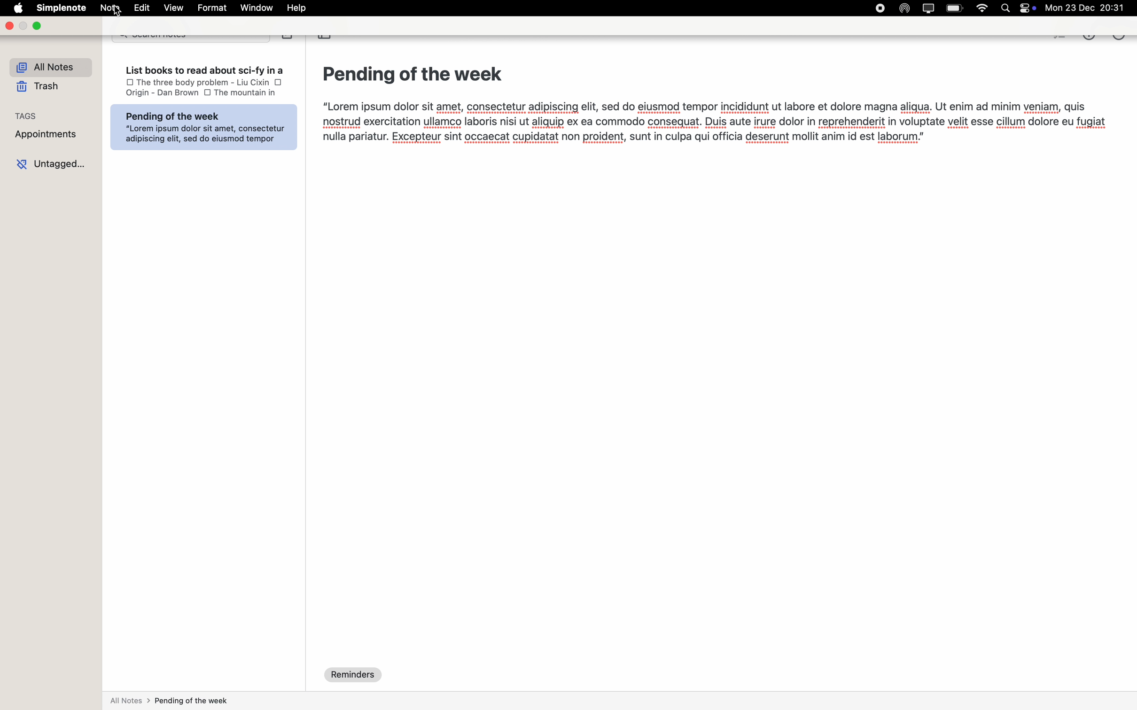  What do you see at coordinates (14, 8) in the screenshot?
I see `Apple logo` at bounding box center [14, 8].